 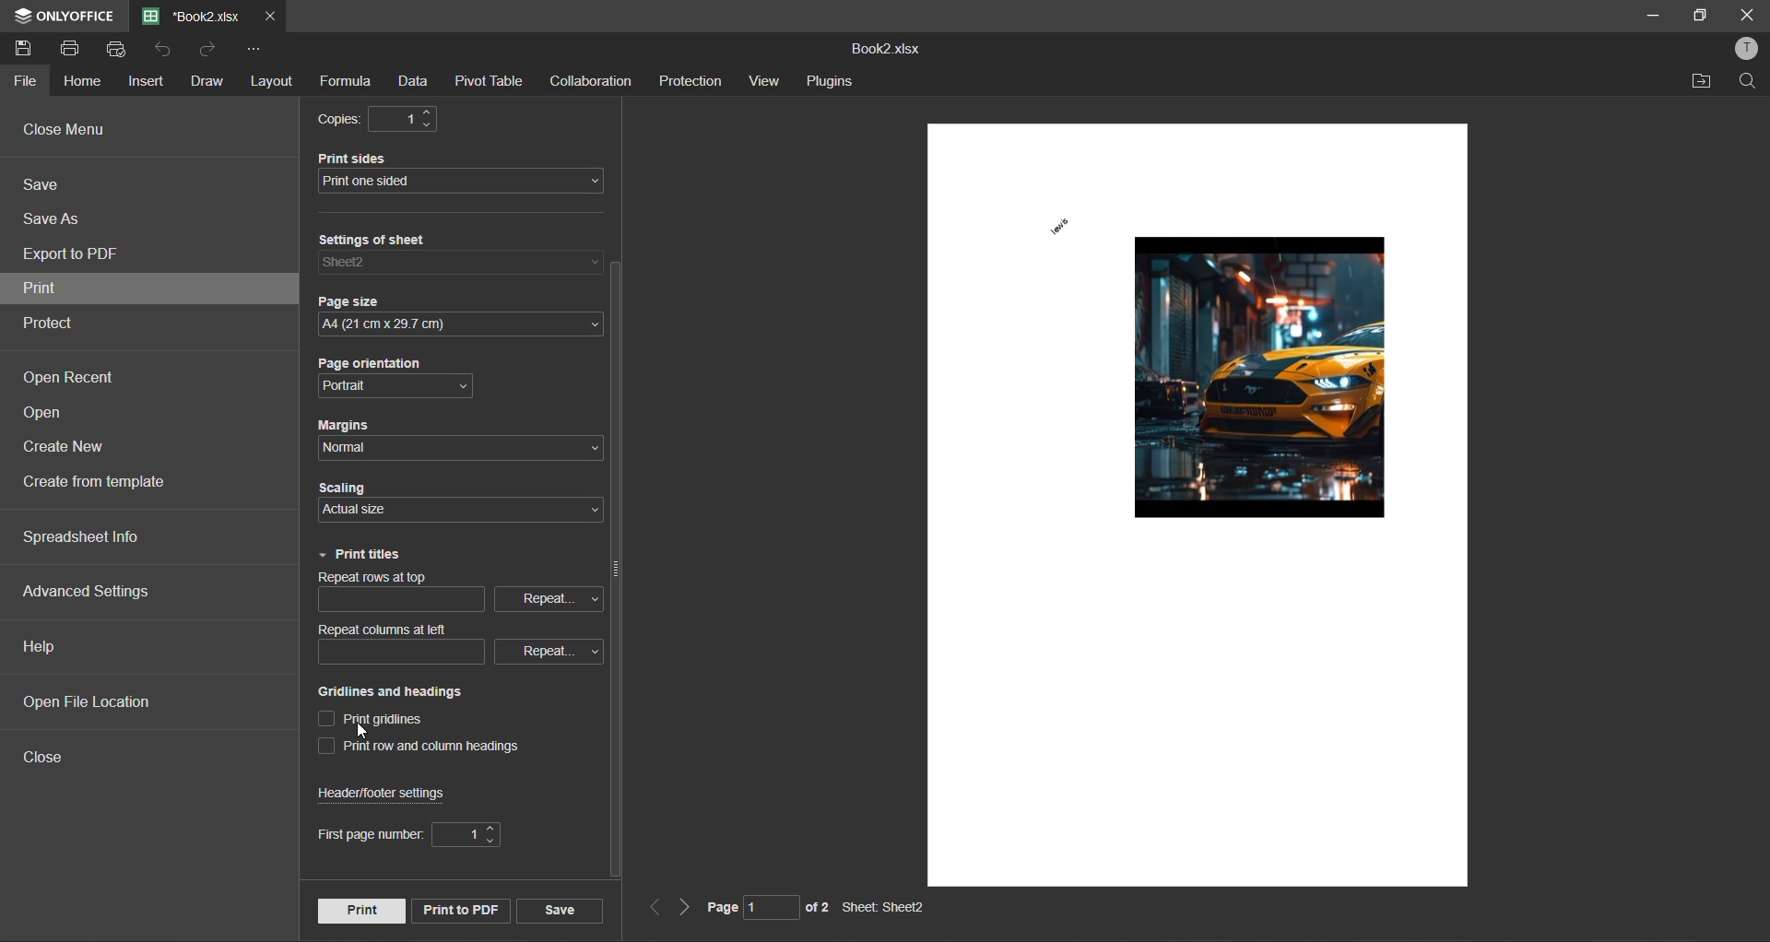 What do you see at coordinates (23, 49) in the screenshot?
I see `save` at bounding box center [23, 49].